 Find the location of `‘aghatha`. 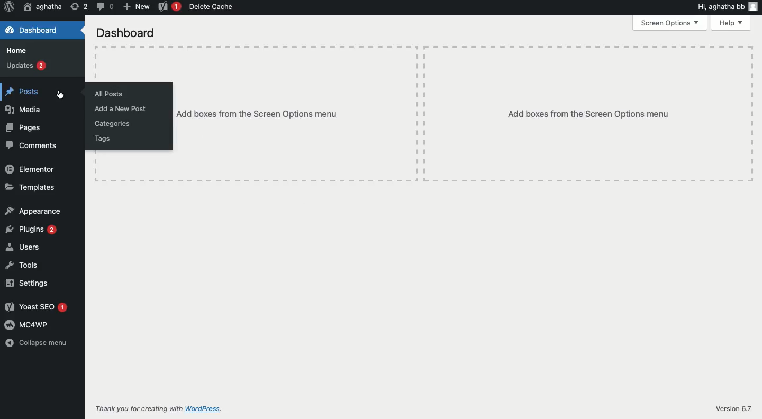

‘aghatha is located at coordinates (43, 7).